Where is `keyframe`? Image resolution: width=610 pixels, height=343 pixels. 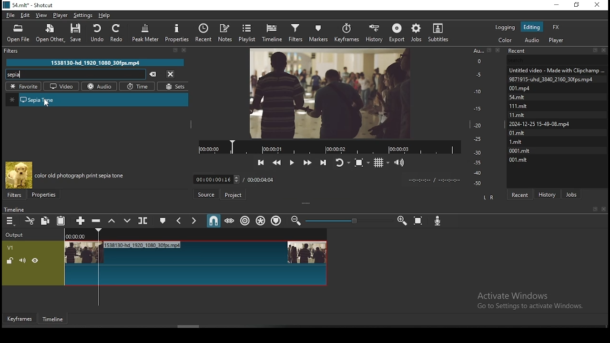 keyframe is located at coordinates (20, 319).